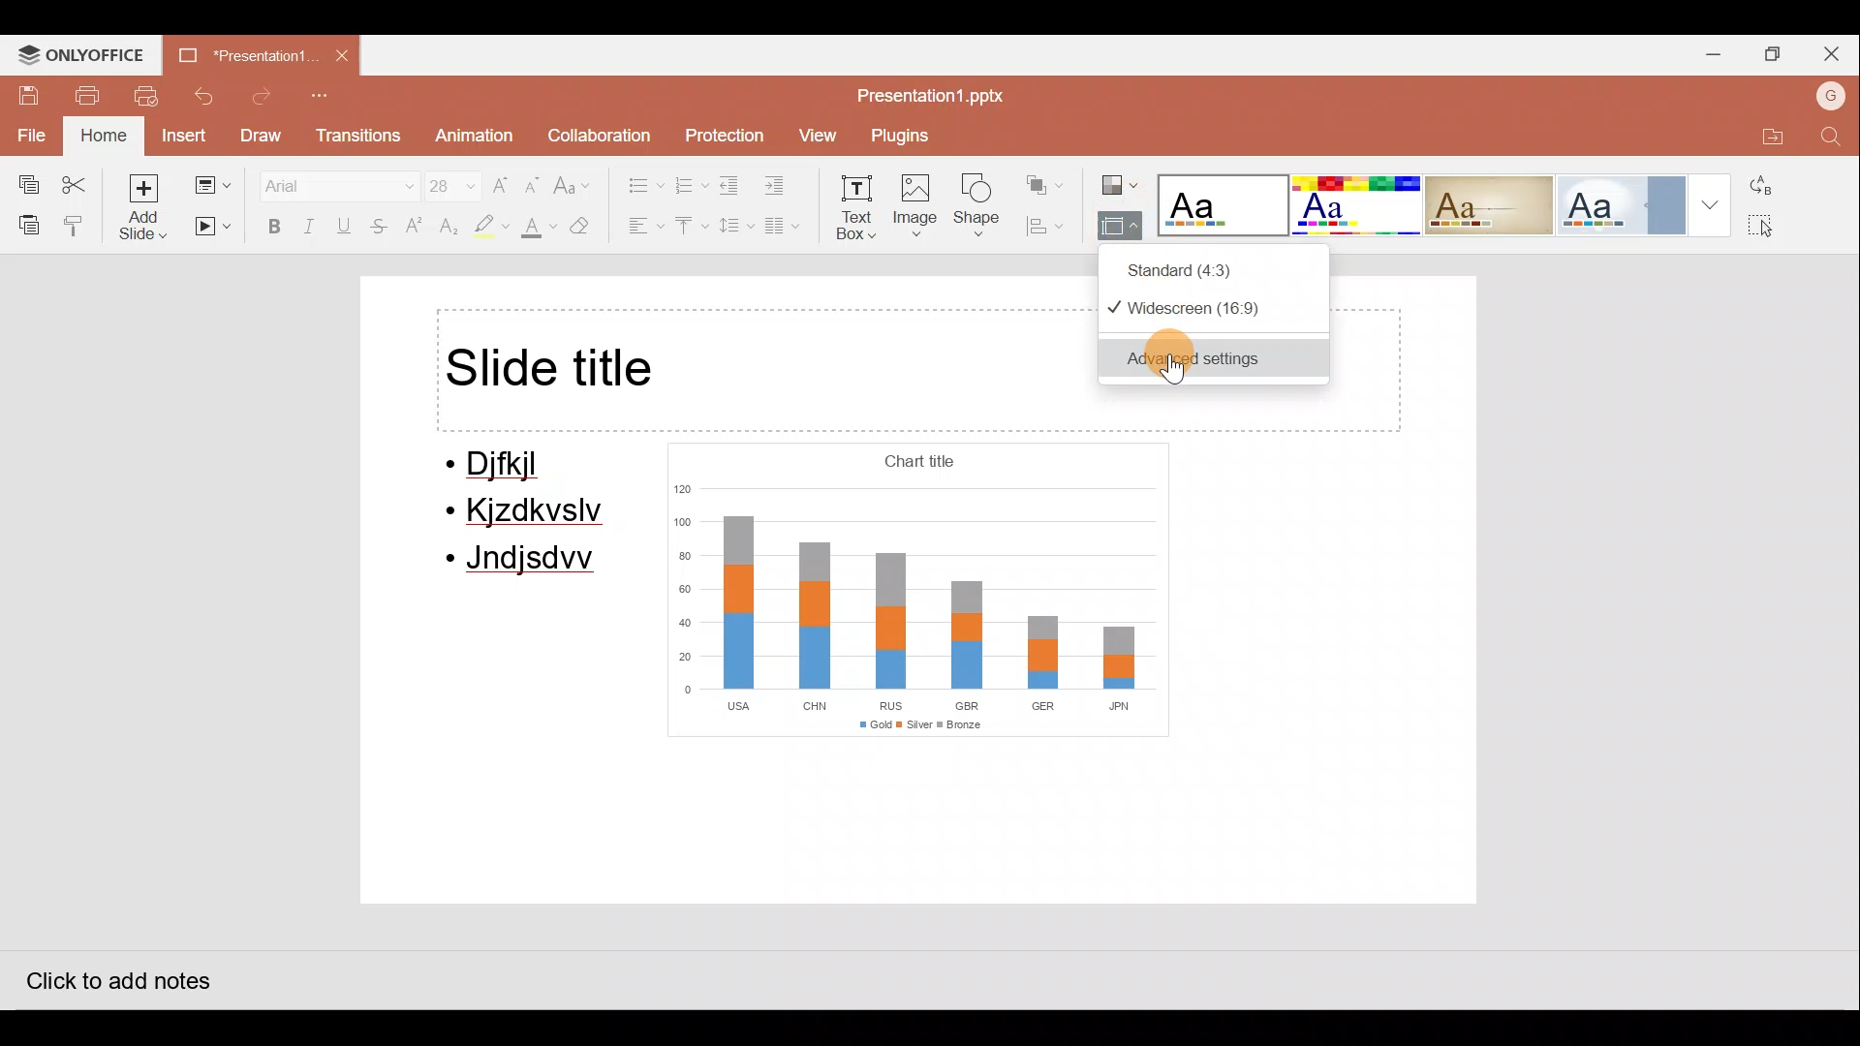 The width and height of the screenshot is (1860, 1046). What do you see at coordinates (24, 224) in the screenshot?
I see `Paste` at bounding box center [24, 224].